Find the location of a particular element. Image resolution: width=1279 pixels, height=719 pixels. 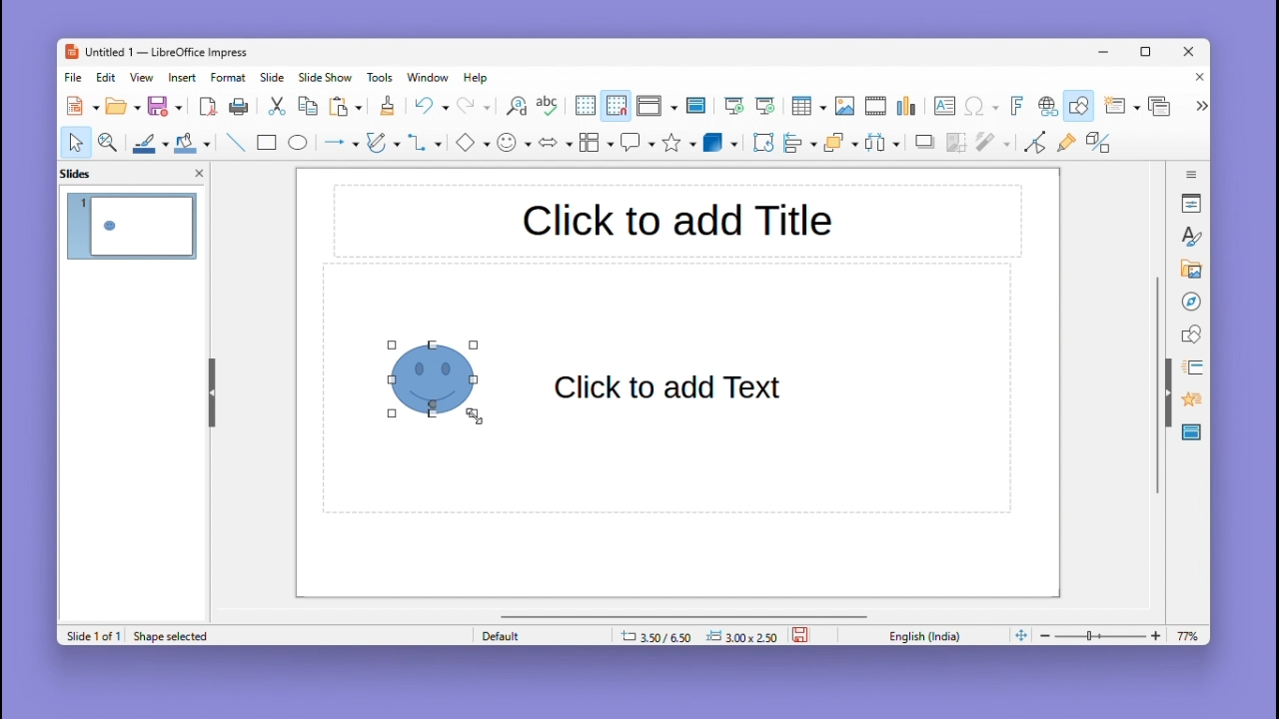

Shadow is located at coordinates (925, 146).